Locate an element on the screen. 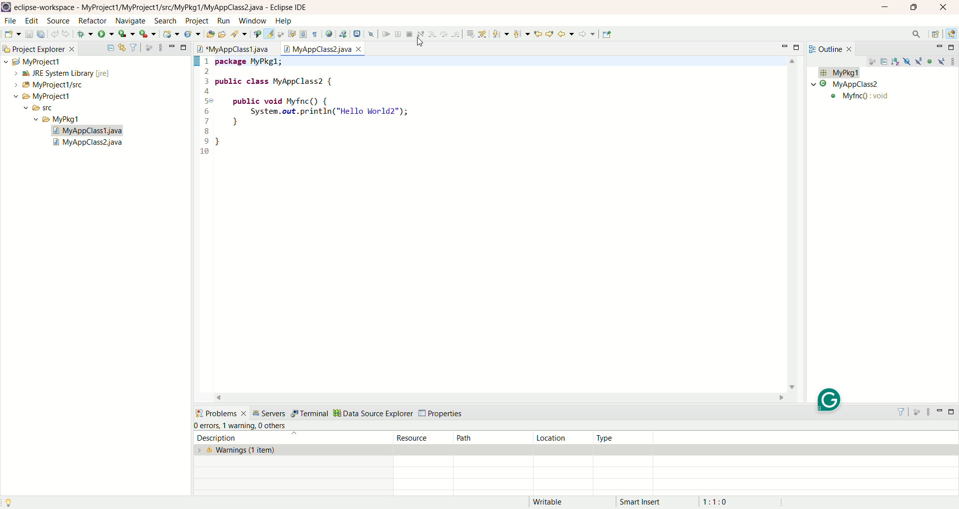  my project1 is located at coordinates (31, 61).